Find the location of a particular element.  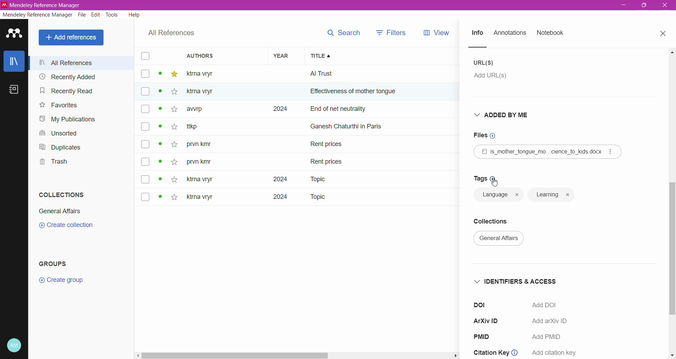

Library is located at coordinates (14, 61).